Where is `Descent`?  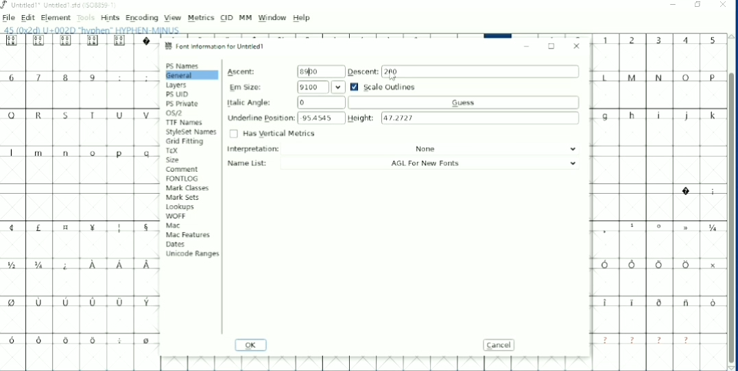
Descent is located at coordinates (463, 71).